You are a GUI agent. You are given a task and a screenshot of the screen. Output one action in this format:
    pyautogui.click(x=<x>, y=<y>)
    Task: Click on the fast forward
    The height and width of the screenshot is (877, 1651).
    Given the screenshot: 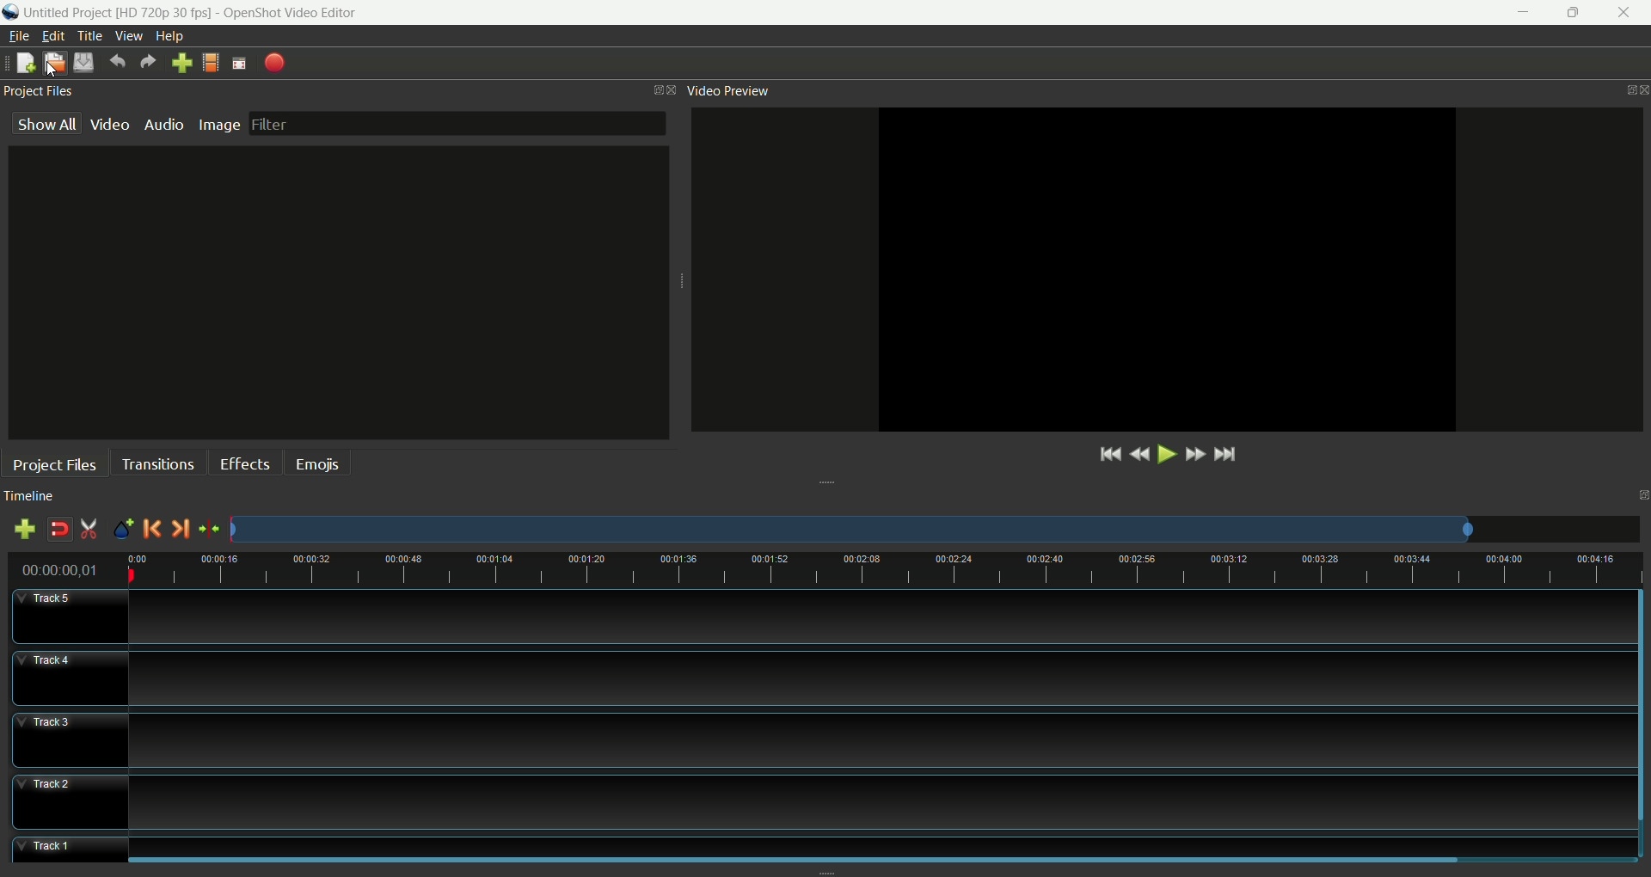 What is the action you would take?
    pyautogui.click(x=1195, y=454)
    